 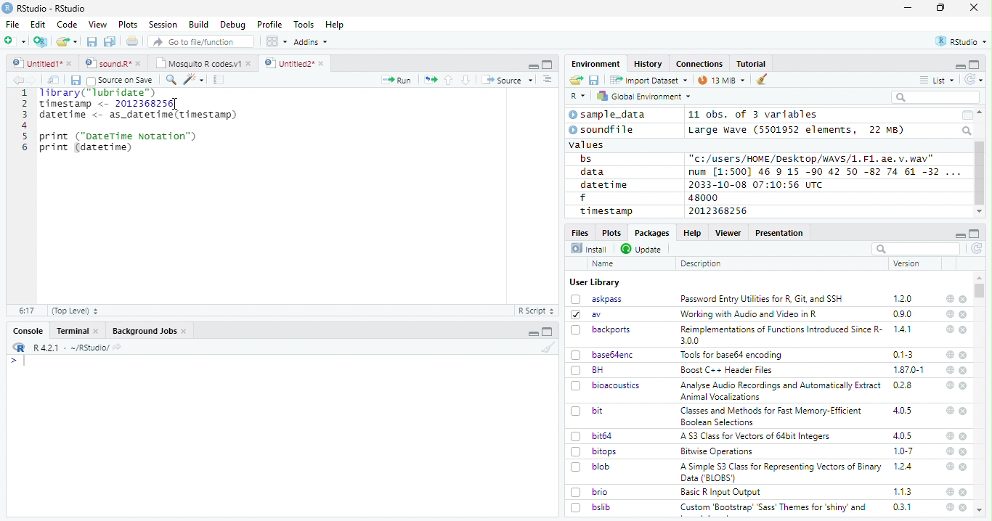 What do you see at coordinates (733, 355) in the screenshot?
I see `Tools for baseb4 encoding` at bounding box center [733, 355].